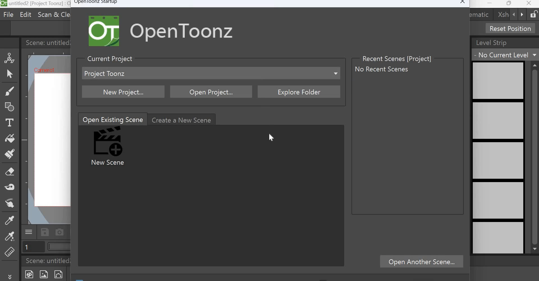  What do you see at coordinates (24, 14) in the screenshot?
I see `Edit` at bounding box center [24, 14].